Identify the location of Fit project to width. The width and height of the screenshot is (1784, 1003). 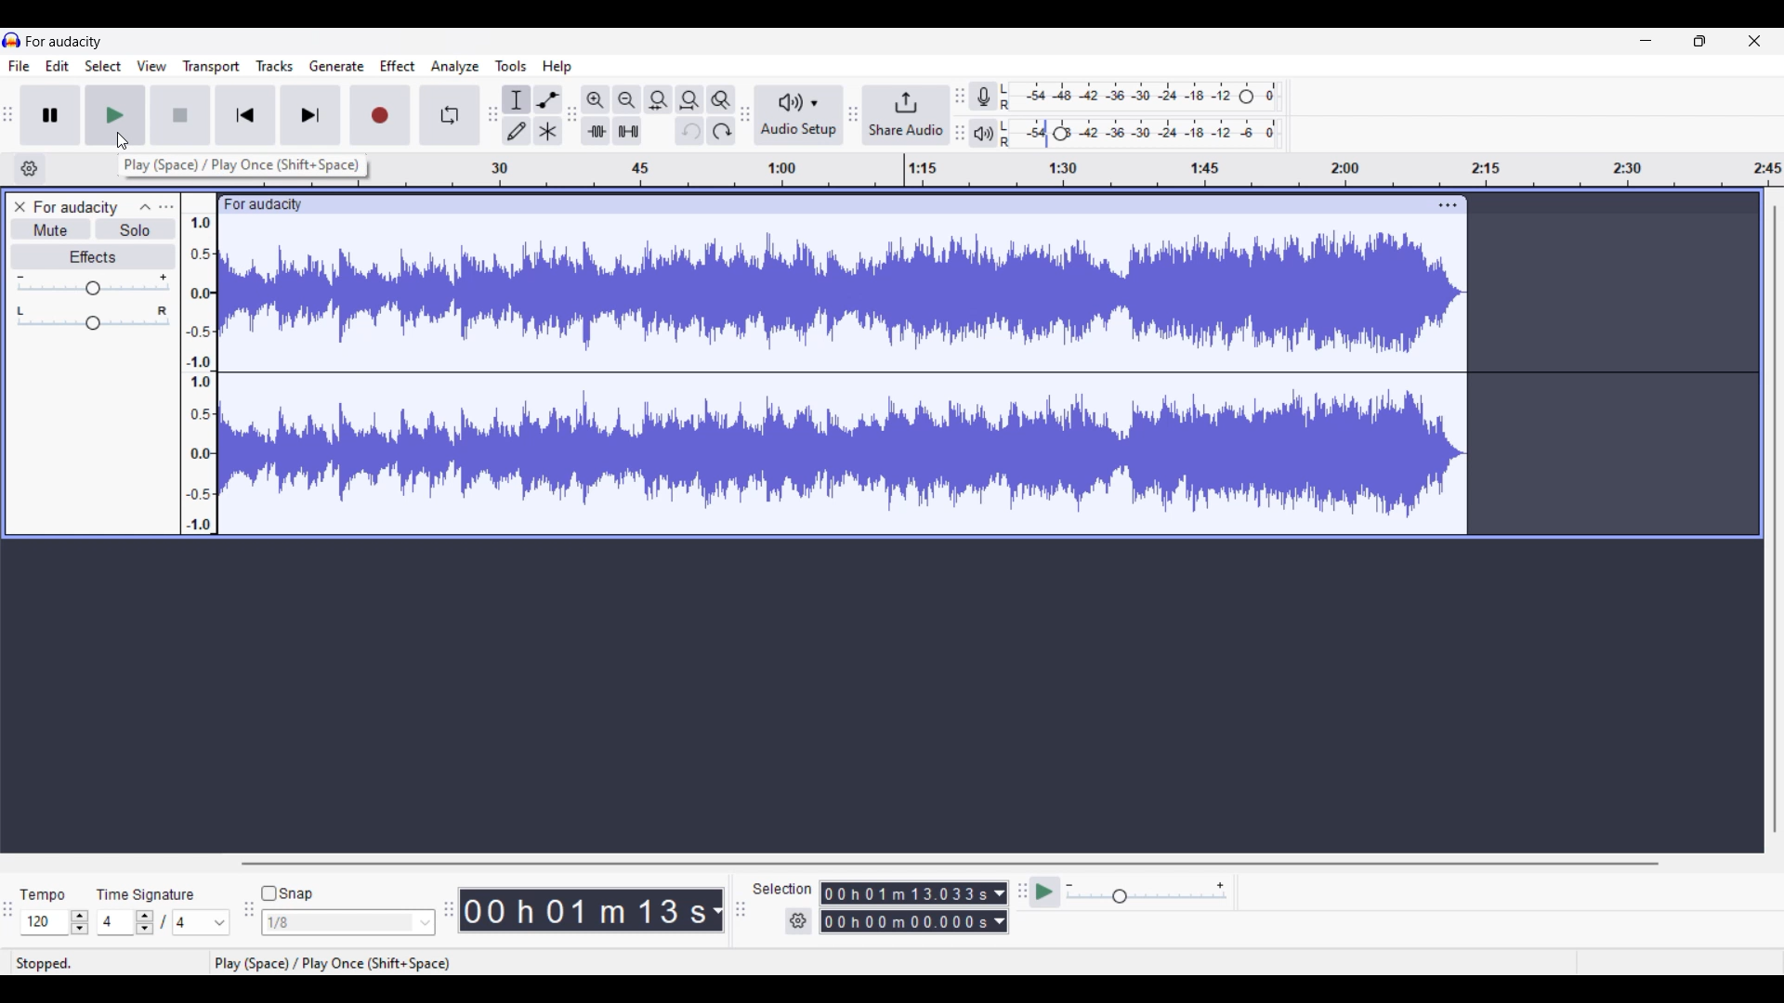
(690, 100).